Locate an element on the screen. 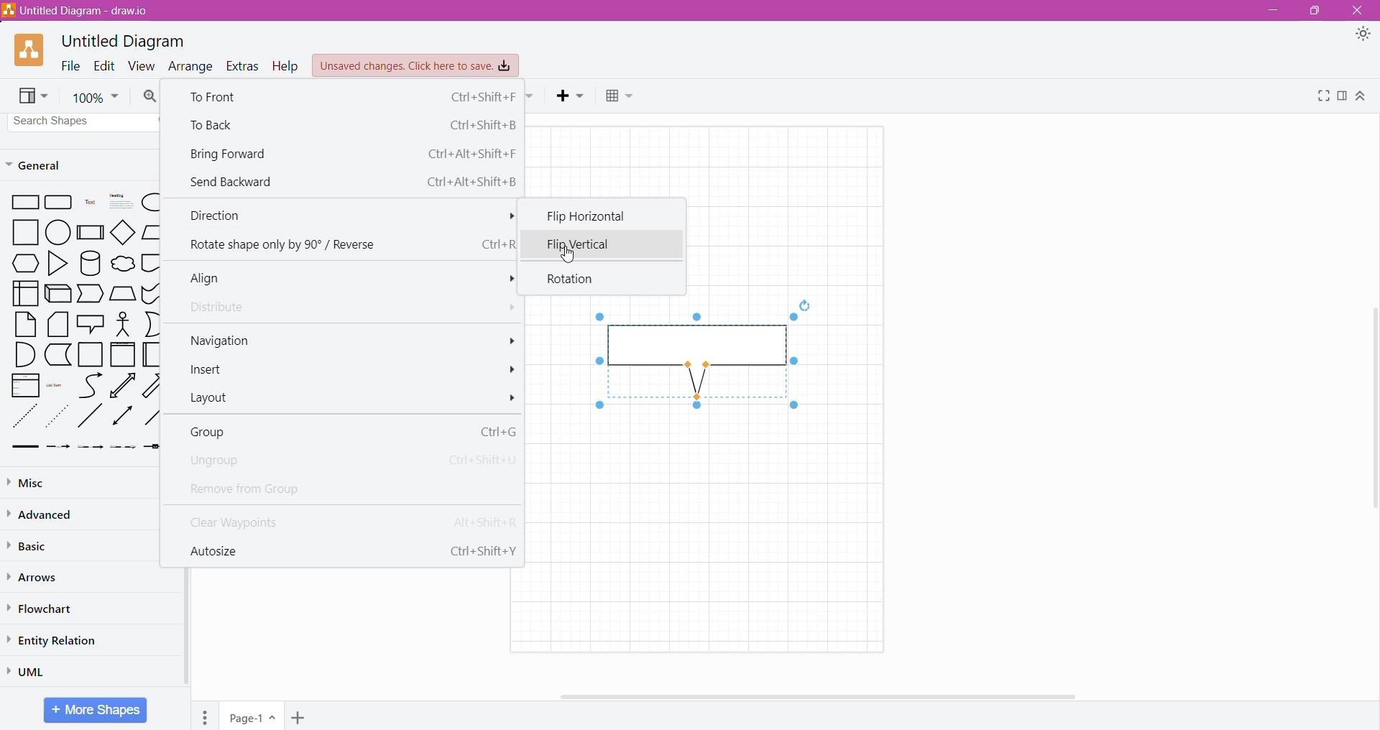 The height and width of the screenshot is (730, 1380). Arrange is located at coordinates (191, 65).